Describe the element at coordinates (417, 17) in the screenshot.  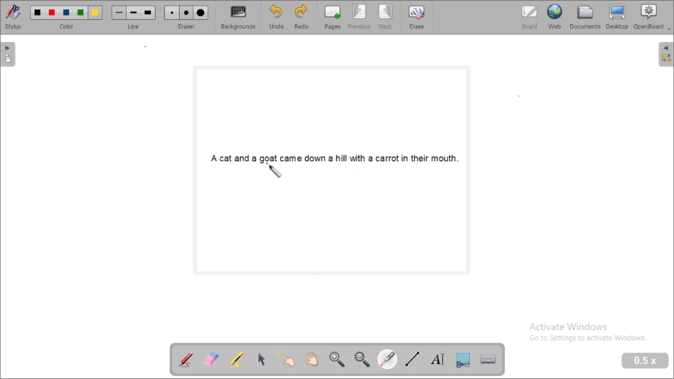
I see `erase` at that location.